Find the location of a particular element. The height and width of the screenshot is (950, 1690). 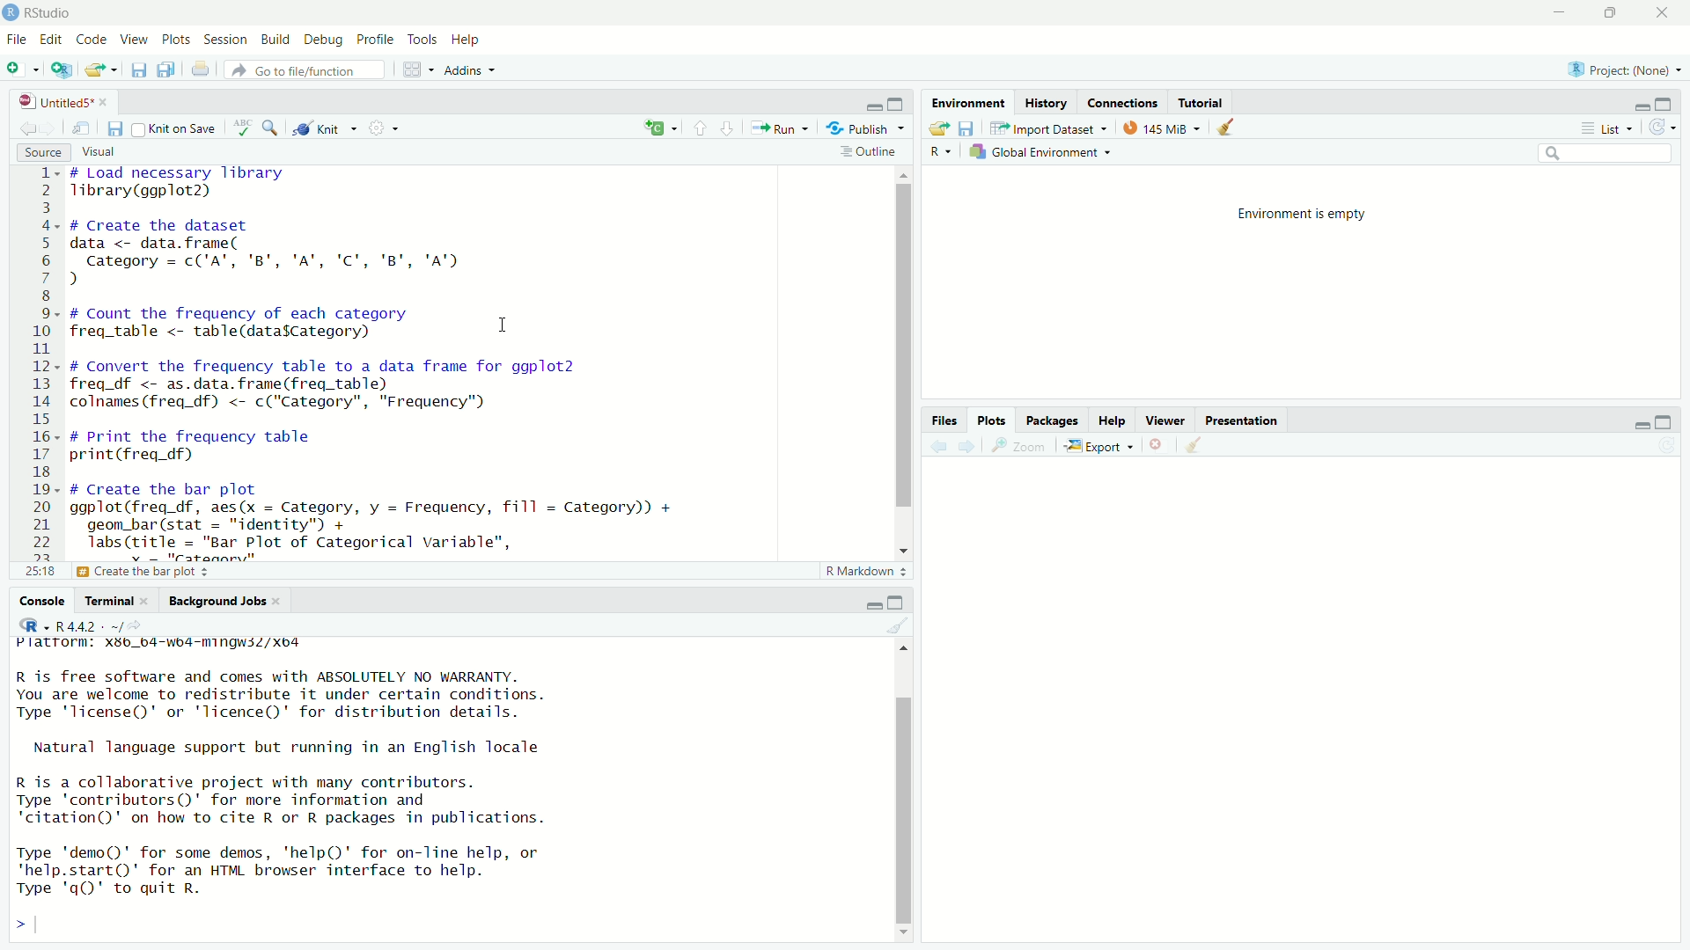

save all is located at coordinates (170, 69).